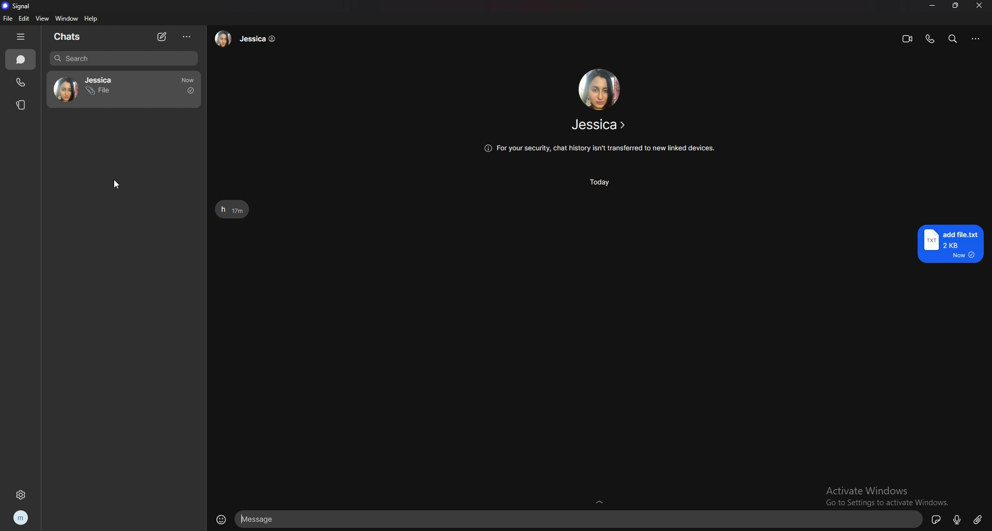 Image resolution: width=992 pixels, height=531 pixels. What do you see at coordinates (908, 39) in the screenshot?
I see `video call` at bounding box center [908, 39].